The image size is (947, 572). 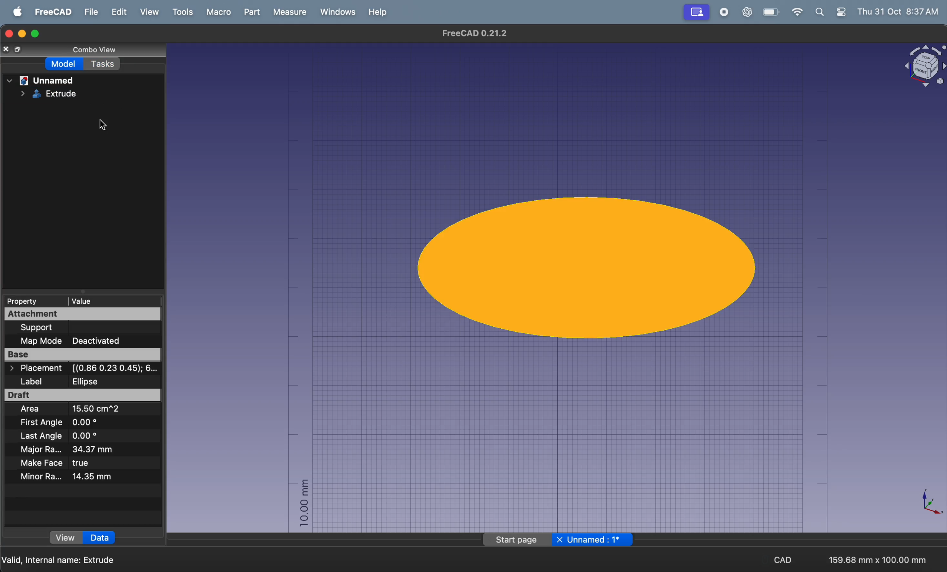 What do you see at coordinates (50, 13) in the screenshot?
I see `freecad` at bounding box center [50, 13].